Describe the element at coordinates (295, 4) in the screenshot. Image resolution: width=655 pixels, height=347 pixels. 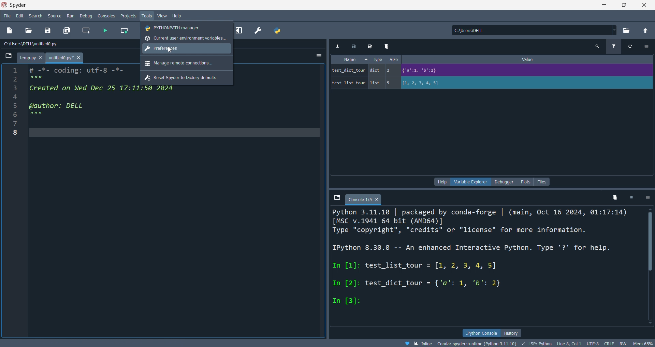
I see `Spyder` at that location.